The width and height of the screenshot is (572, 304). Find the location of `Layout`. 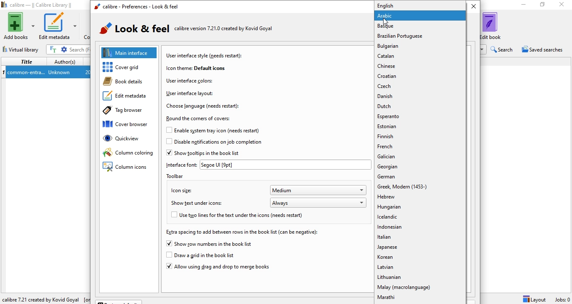

Layout is located at coordinates (534, 299).